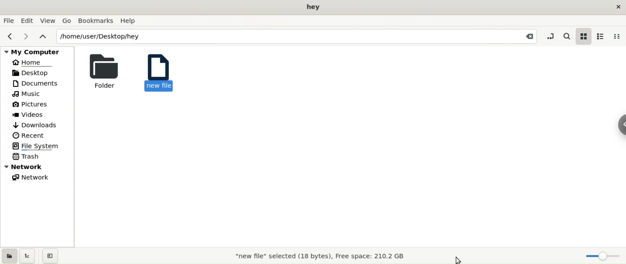  I want to click on parent folders, so click(42, 36).